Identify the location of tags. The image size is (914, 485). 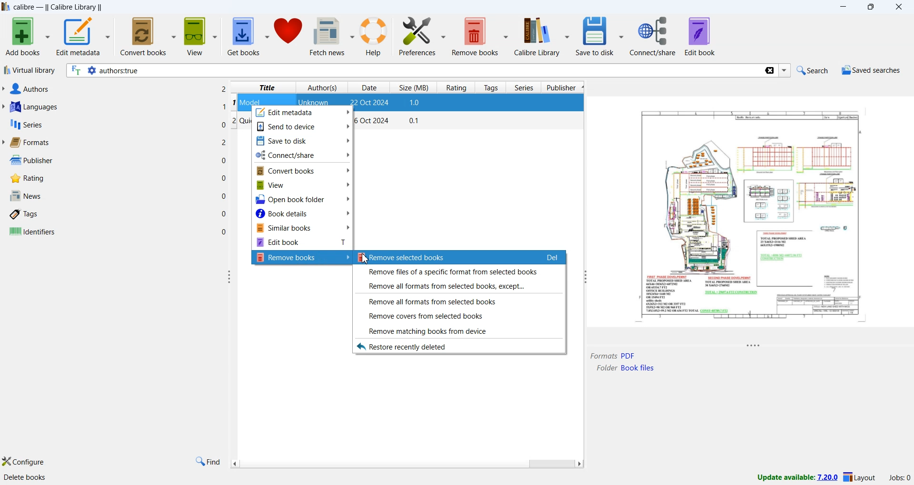
(25, 215).